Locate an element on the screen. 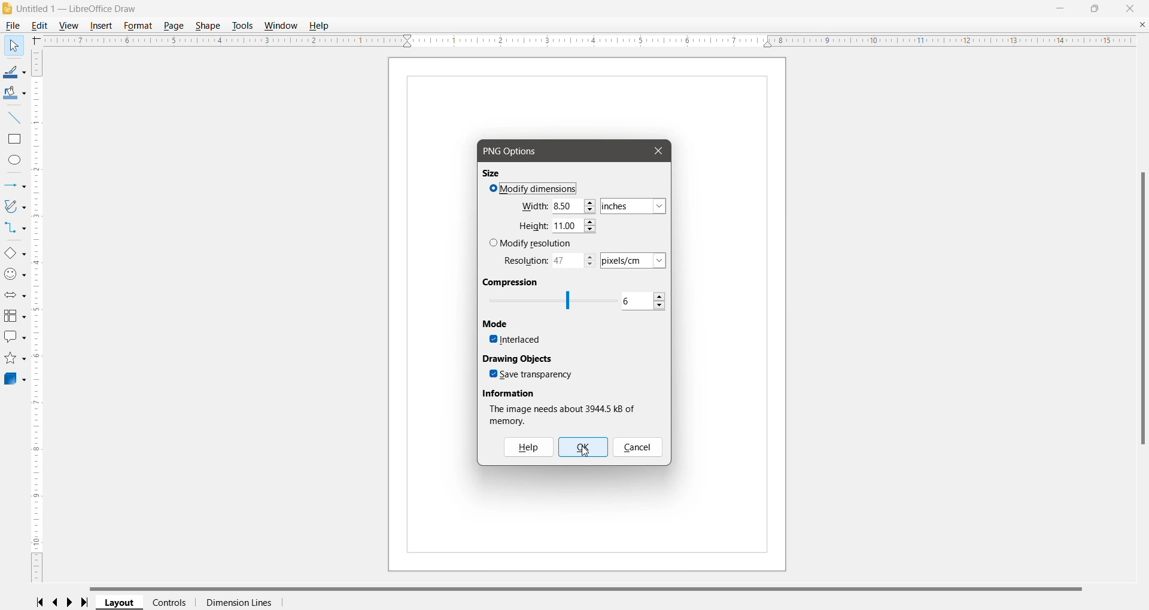  Set required resolution is located at coordinates (545, 263).